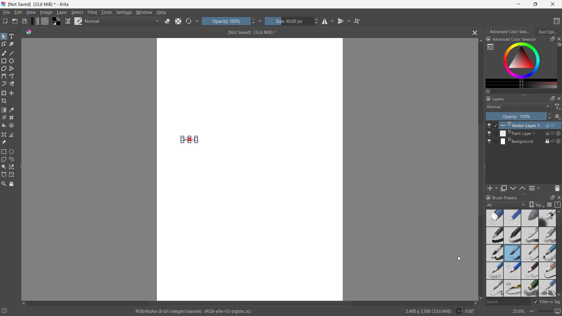 This screenshot has width=562, height=316. I want to click on scroll up, so click(480, 41).